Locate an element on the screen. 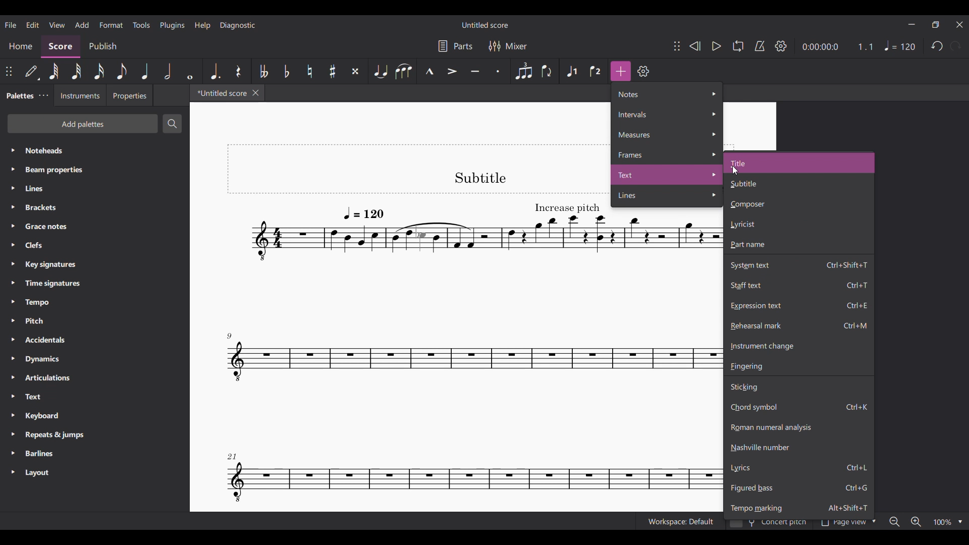  Slur is located at coordinates (404, 71).